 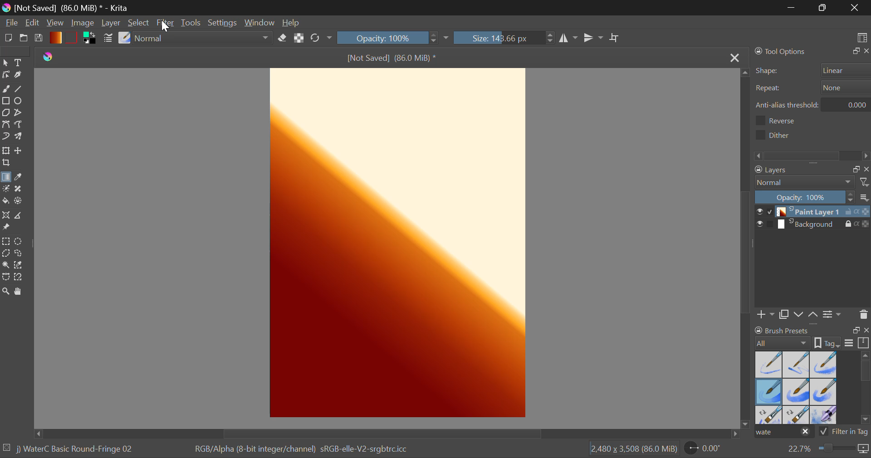 What do you see at coordinates (833, 313) in the screenshot?
I see `settings` at bounding box center [833, 313].